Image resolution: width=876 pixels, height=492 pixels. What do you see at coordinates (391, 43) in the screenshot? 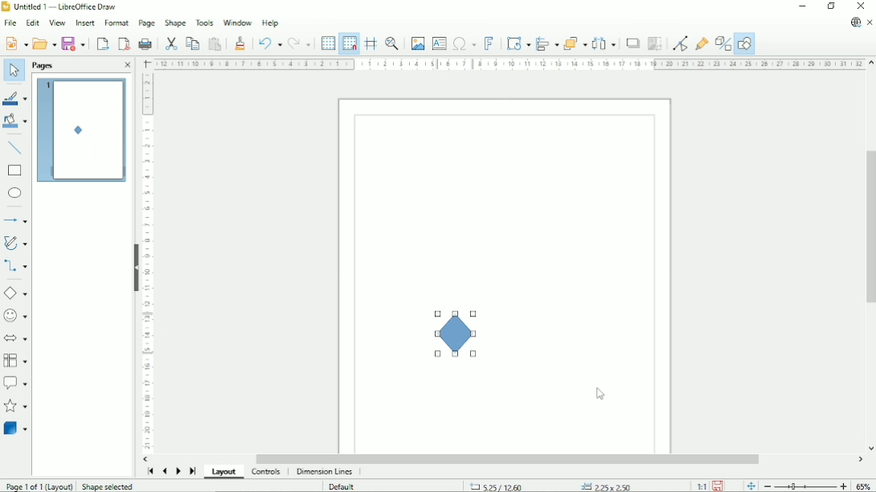
I see `Zoom & pan` at bounding box center [391, 43].